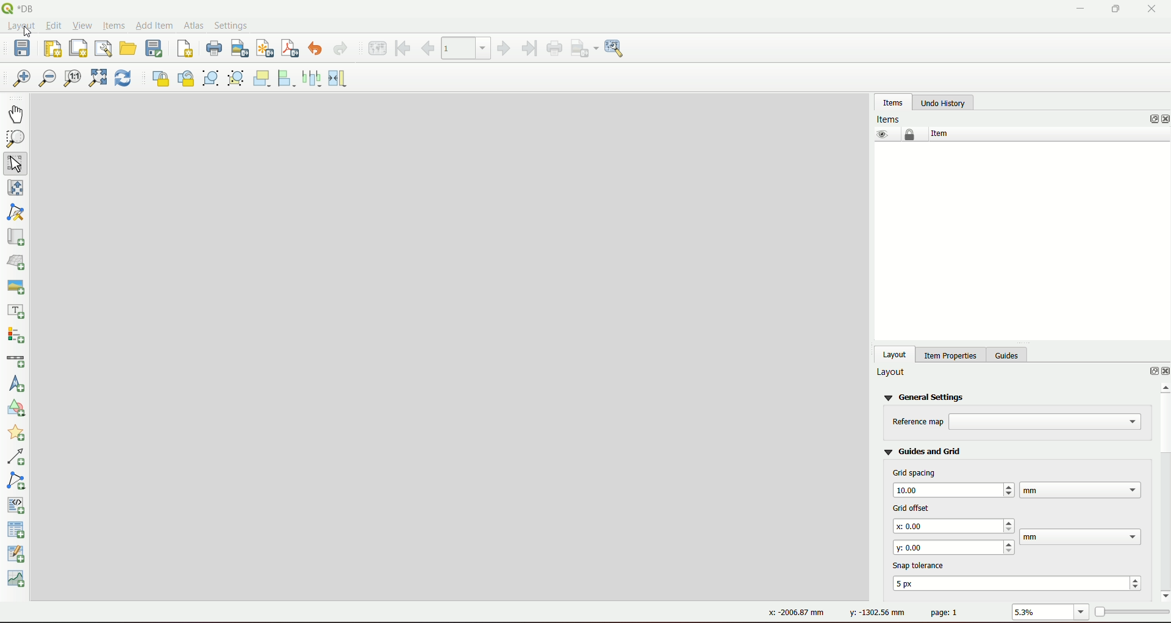 Image resolution: width=1171 pixels, height=623 pixels. Describe the element at coordinates (504, 49) in the screenshot. I see `next feature` at that location.